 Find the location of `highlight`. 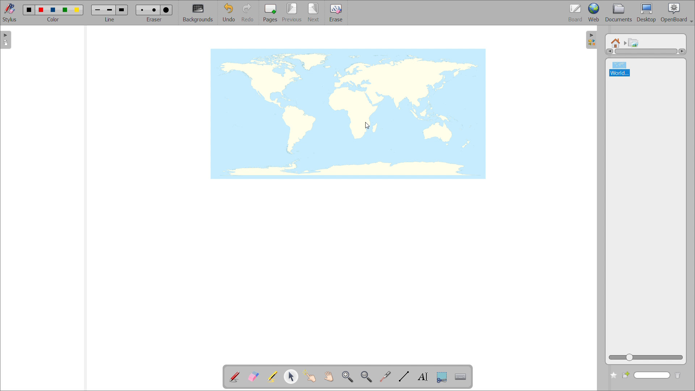

highlight is located at coordinates (273, 377).